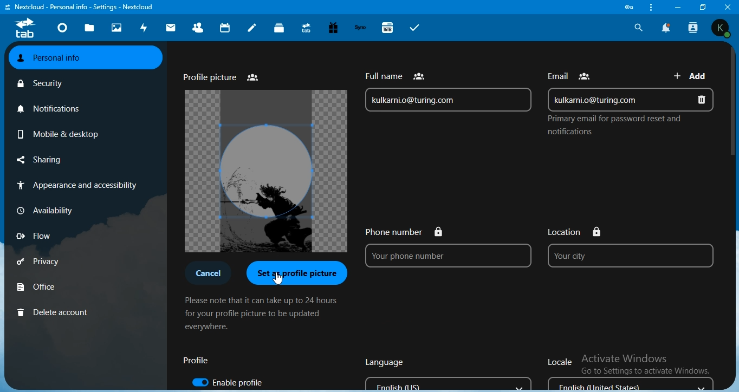 This screenshot has width=739, height=392. What do you see at coordinates (446, 372) in the screenshot?
I see `language` at bounding box center [446, 372].